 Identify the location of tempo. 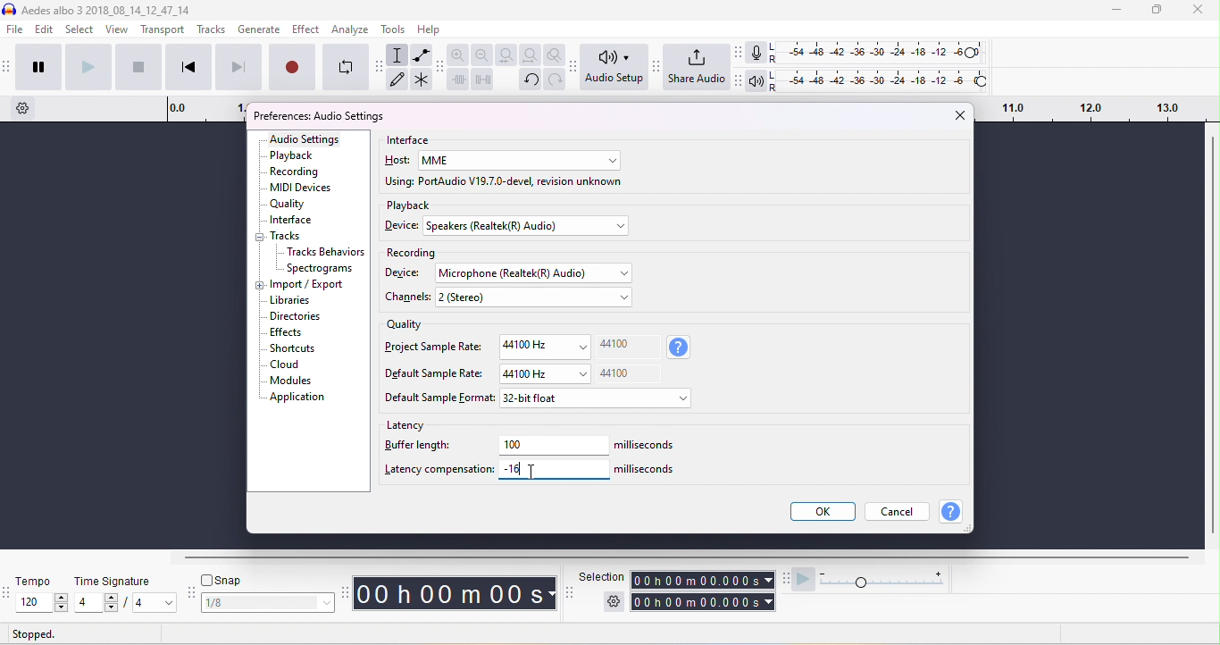
(36, 582).